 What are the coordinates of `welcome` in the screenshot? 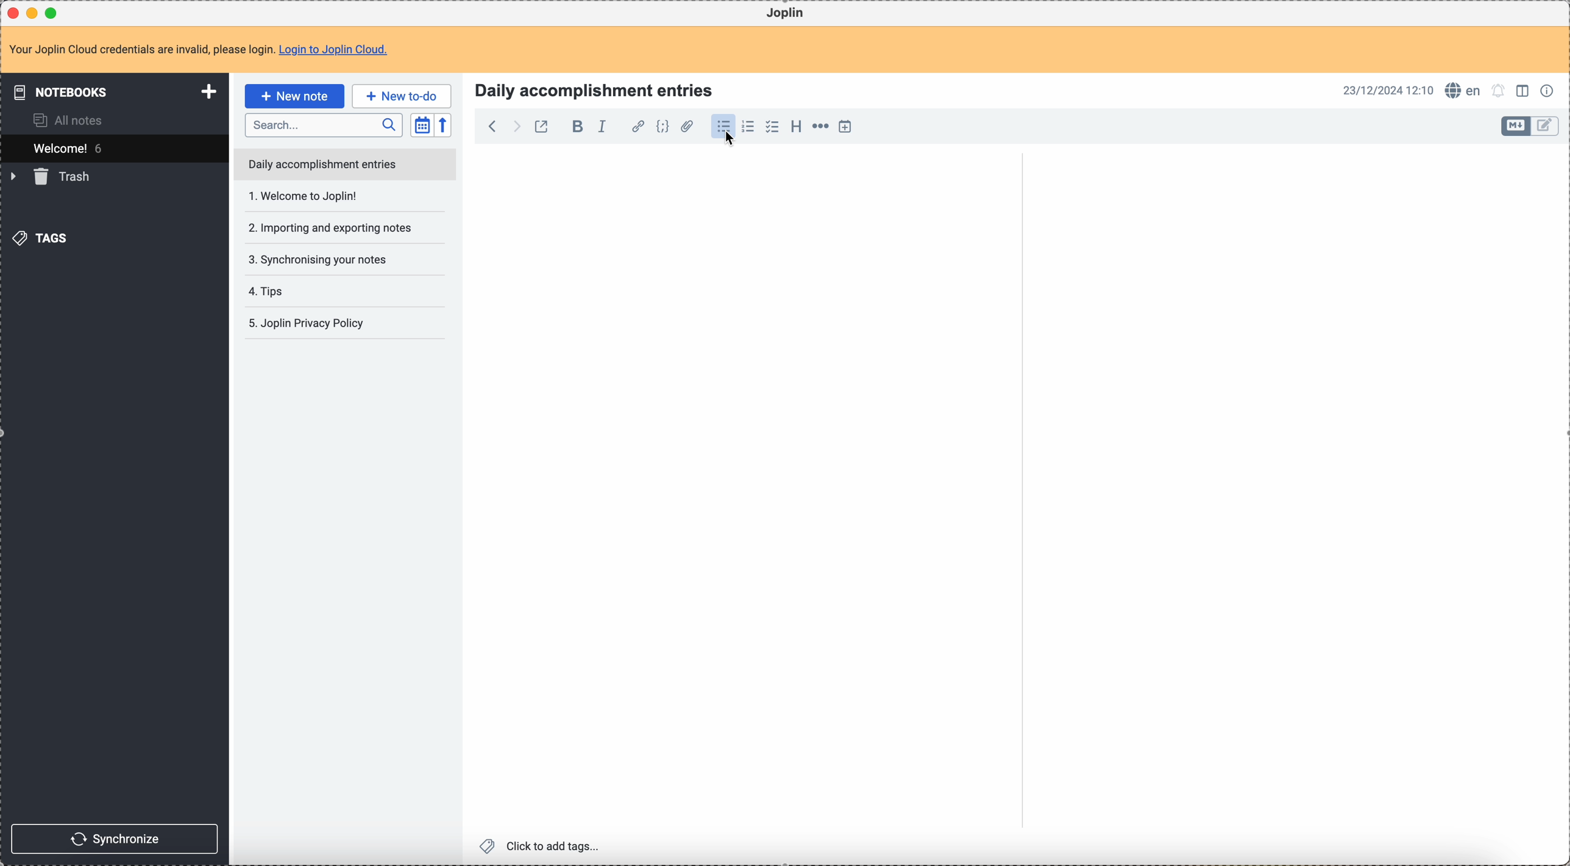 It's located at (113, 148).